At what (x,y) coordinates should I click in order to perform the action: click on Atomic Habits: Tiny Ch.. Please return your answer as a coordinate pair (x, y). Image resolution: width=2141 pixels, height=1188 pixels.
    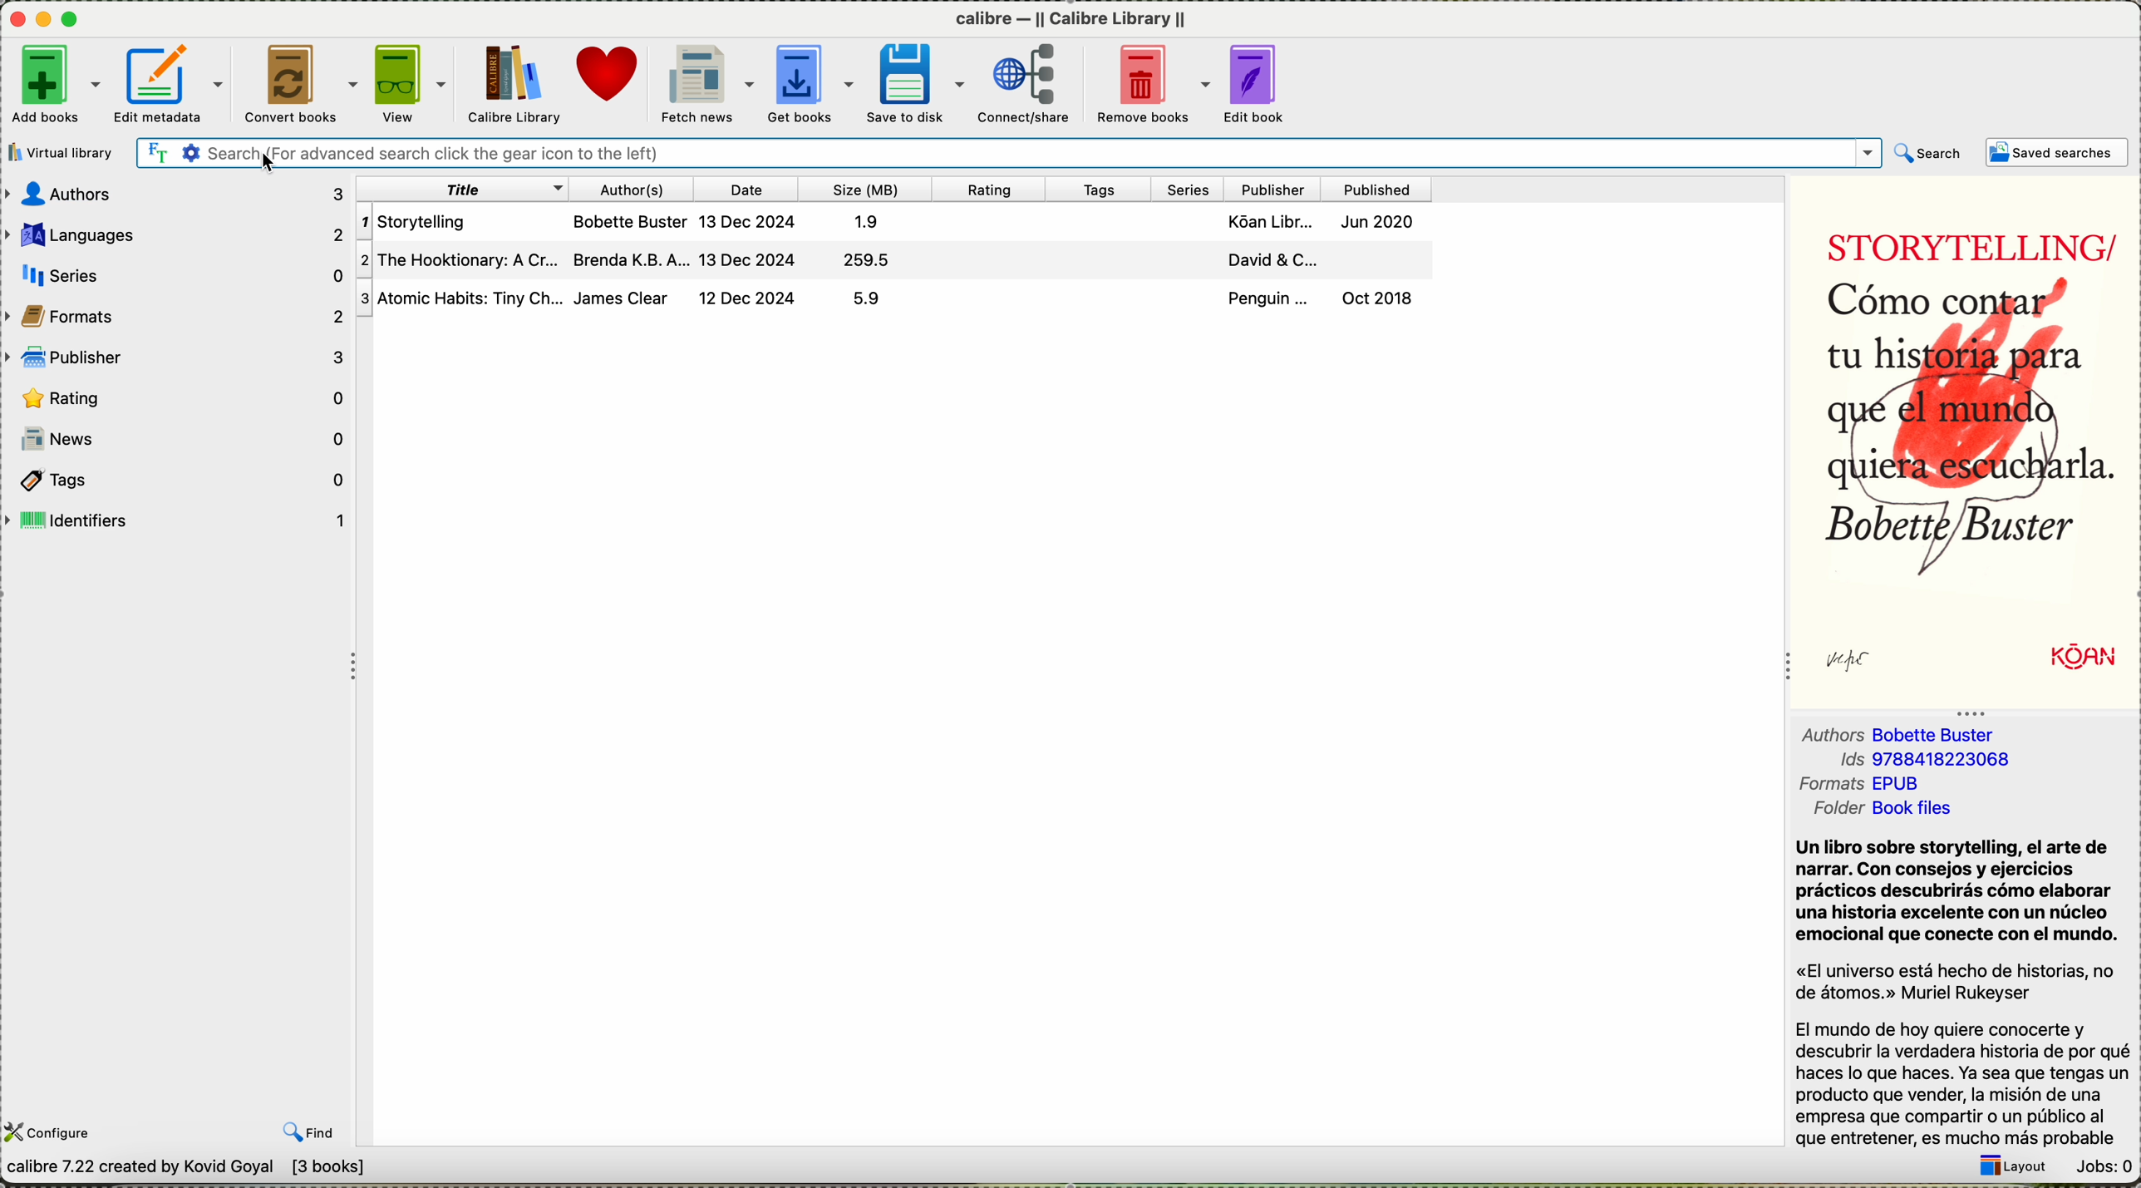
    Looking at the image, I should click on (461, 298).